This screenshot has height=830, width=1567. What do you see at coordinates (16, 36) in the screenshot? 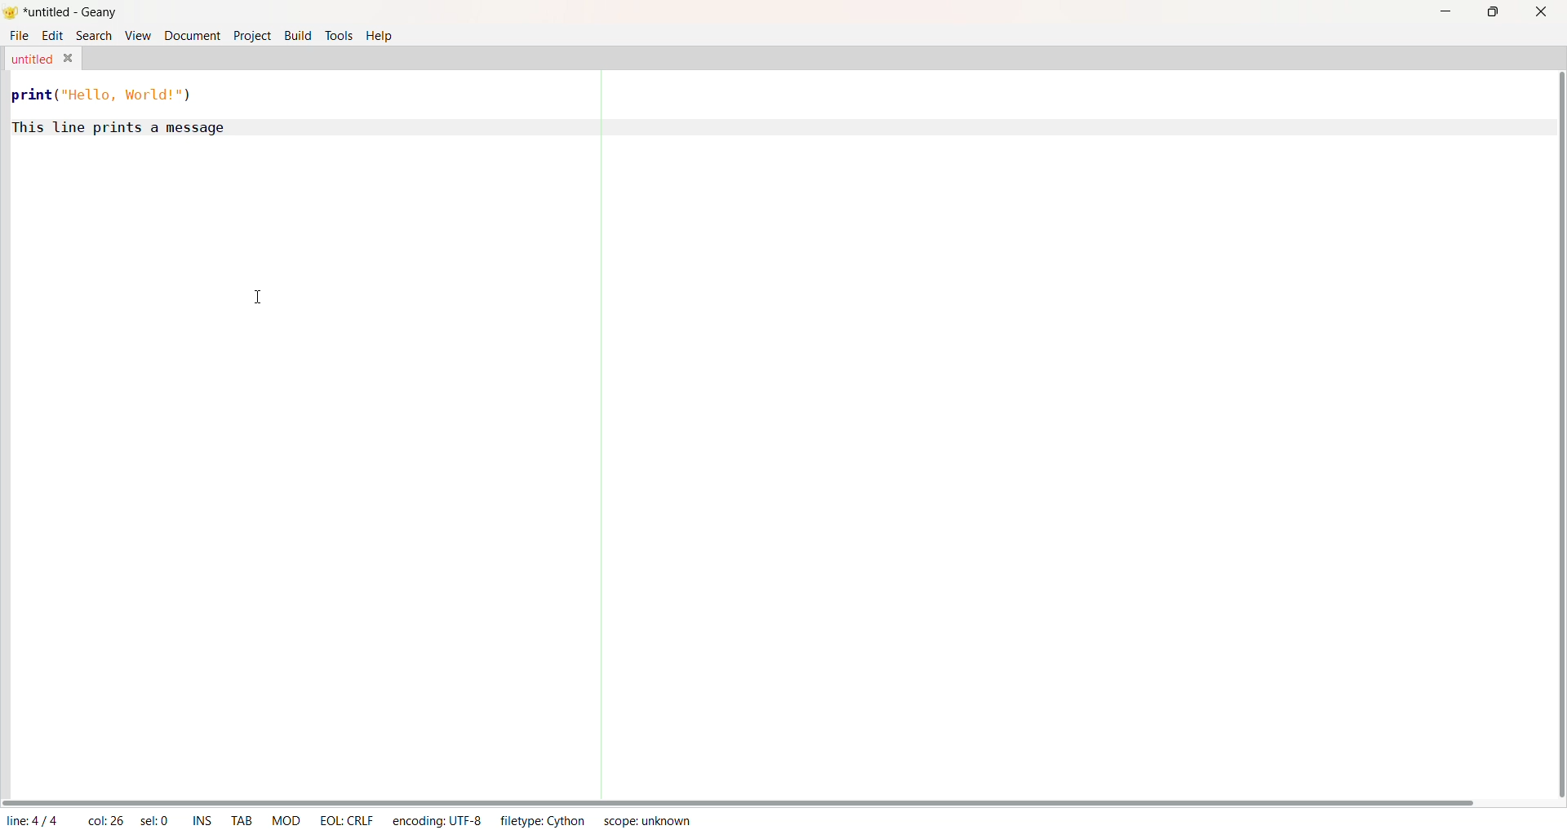
I see `File` at bounding box center [16, 36].